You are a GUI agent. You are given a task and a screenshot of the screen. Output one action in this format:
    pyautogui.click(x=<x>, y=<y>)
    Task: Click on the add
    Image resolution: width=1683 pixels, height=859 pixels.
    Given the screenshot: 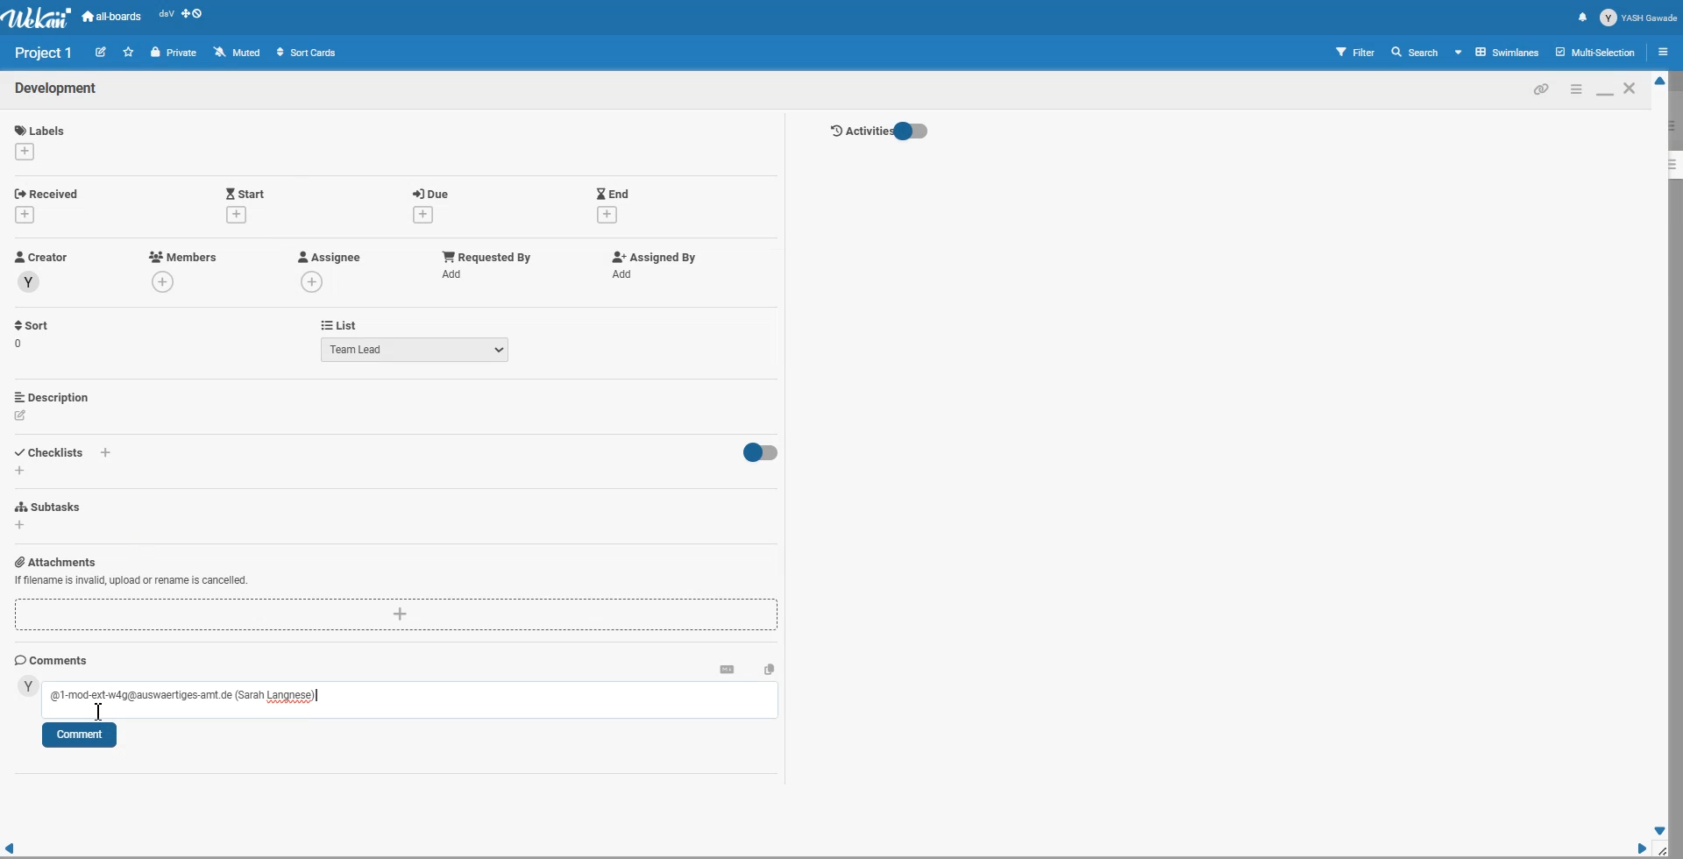 What is the action you would take?
    pyautogui.click(x=236, y=214)
    